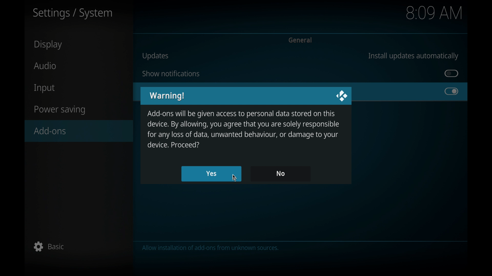 The height and width of the screenshot is (276, 492). Describe the element at coordinates (46, 65) in the screenshot. I see `audio` at that location.